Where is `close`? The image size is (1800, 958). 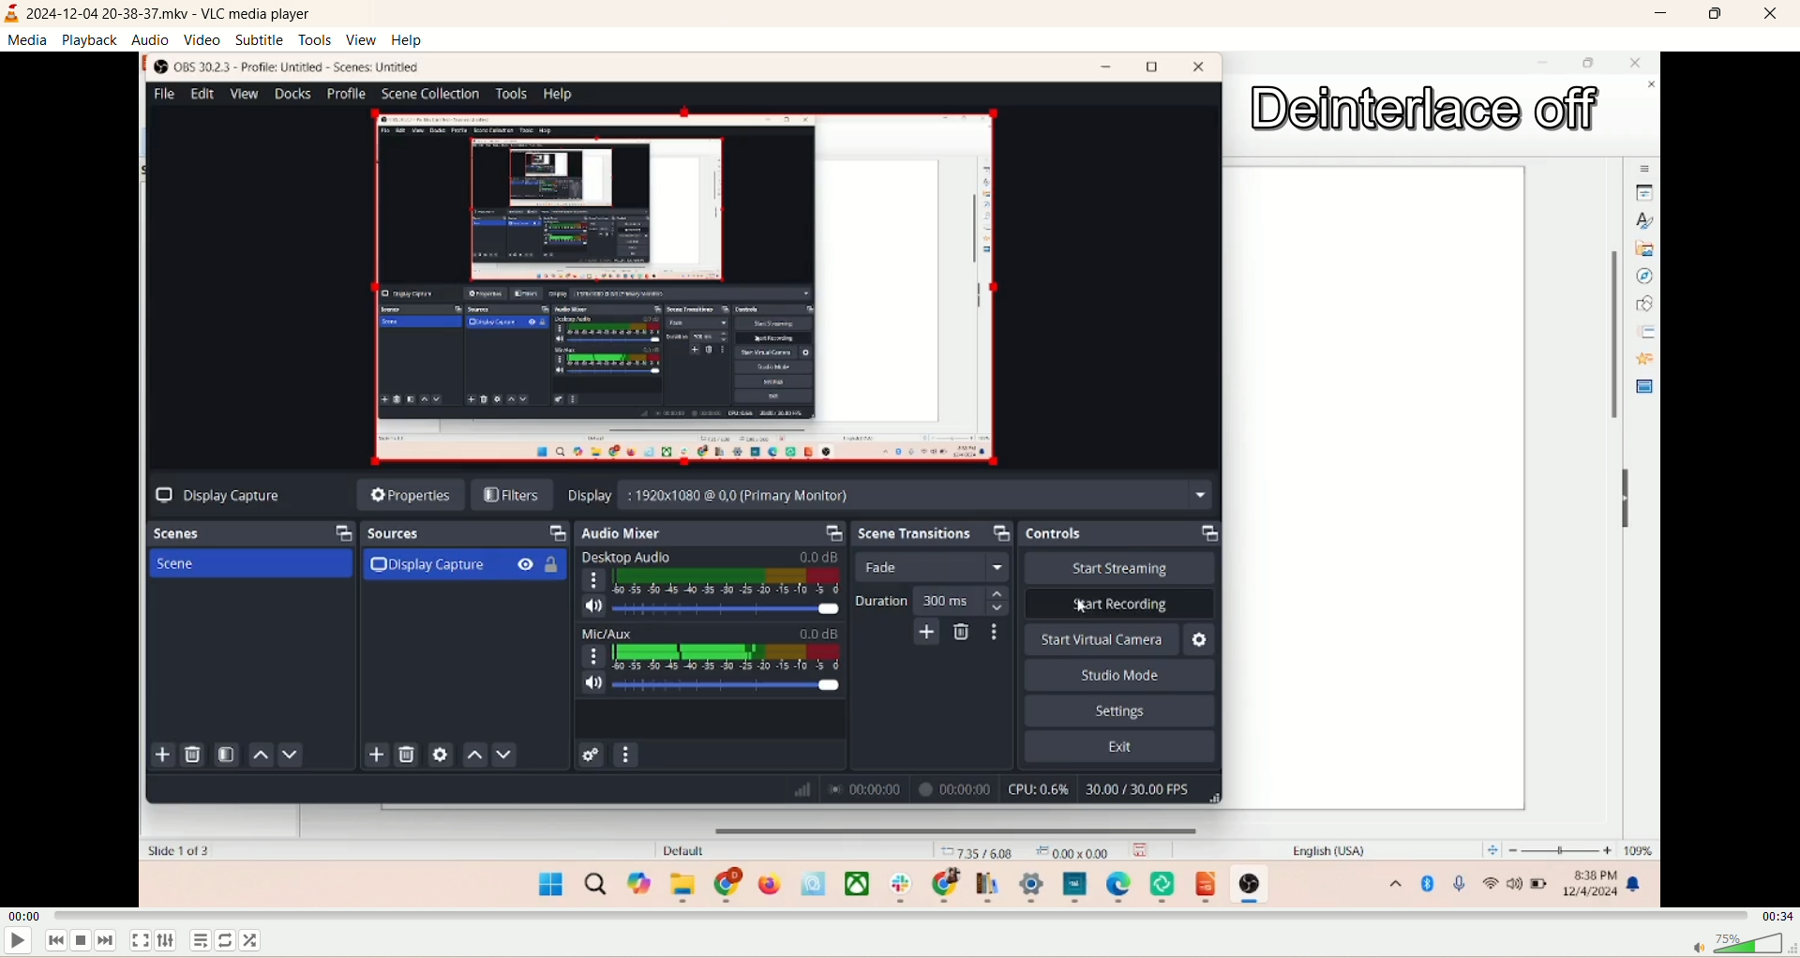
close is located at coordinates (1764, 14).